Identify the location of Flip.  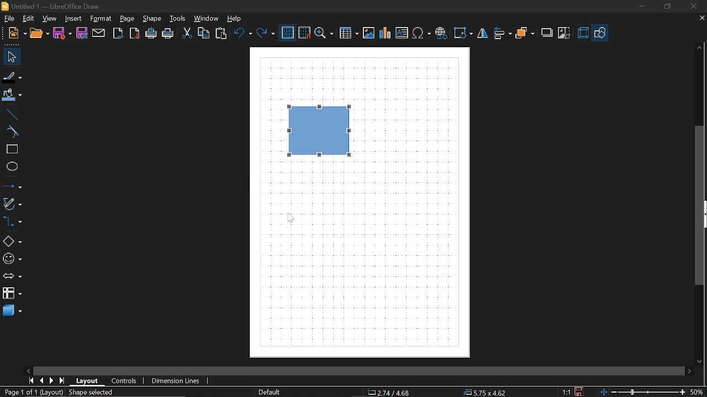
(484, 34).